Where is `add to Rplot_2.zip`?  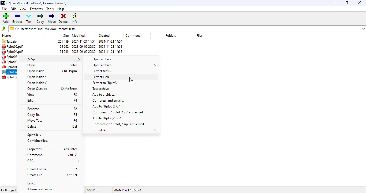
add to Rplot_2.zip is located at coordinates (107, 118).